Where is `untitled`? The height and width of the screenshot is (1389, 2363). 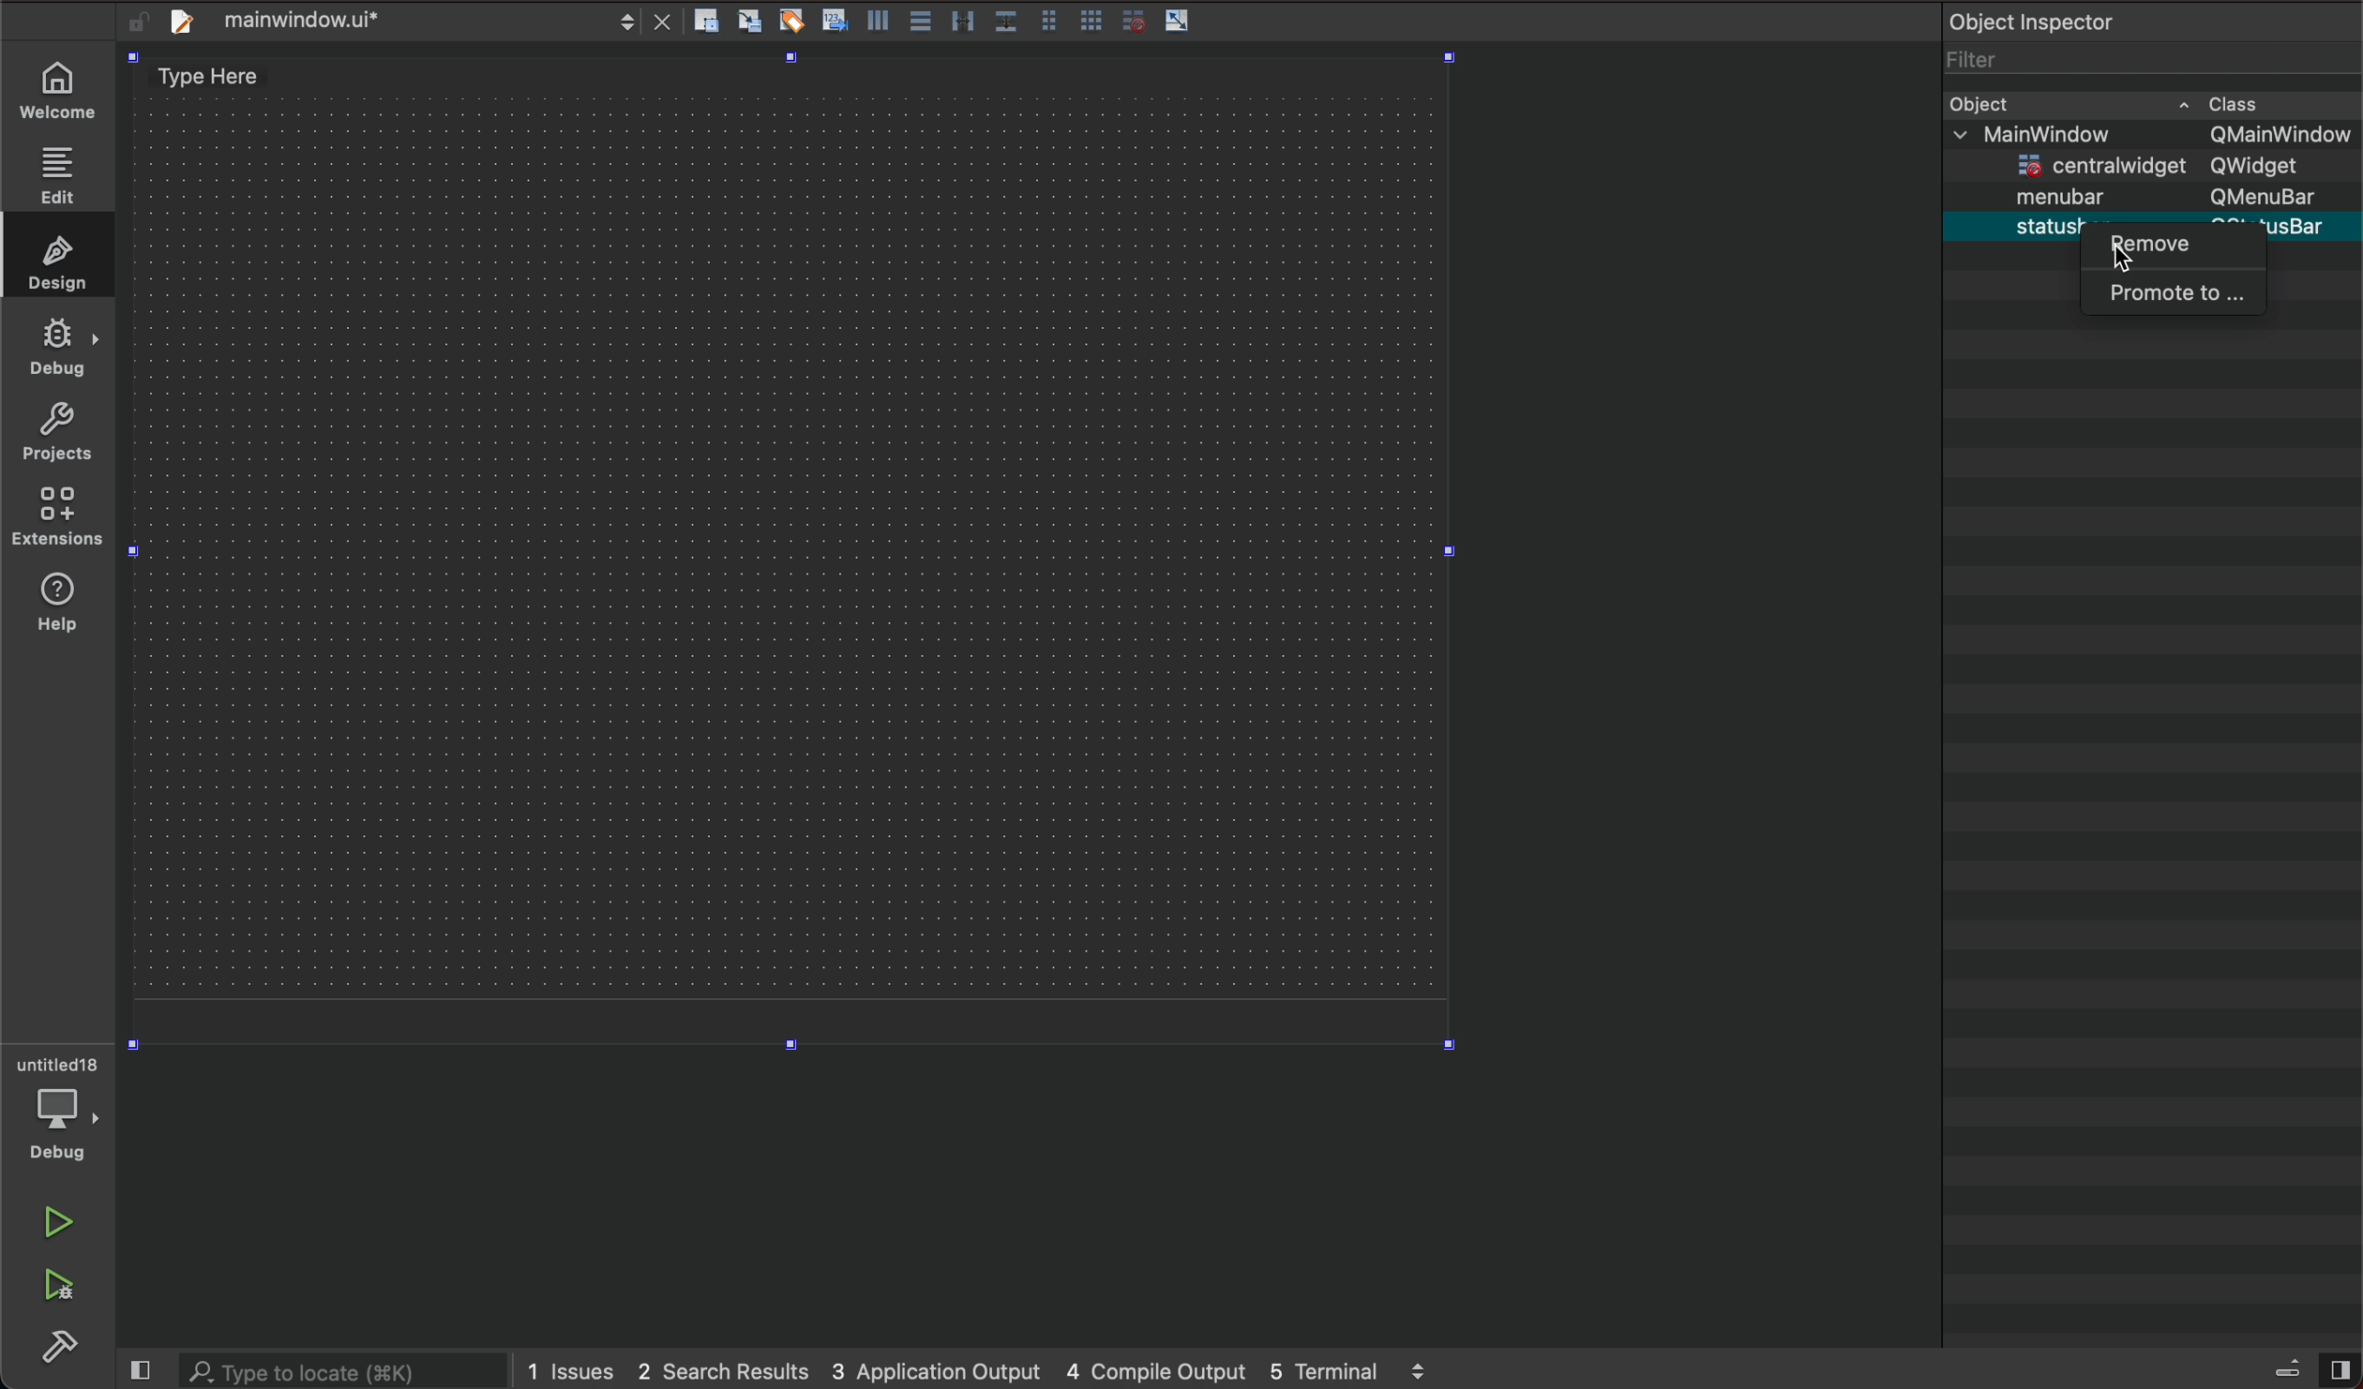
untitled is located at coordinates (56, 1060).